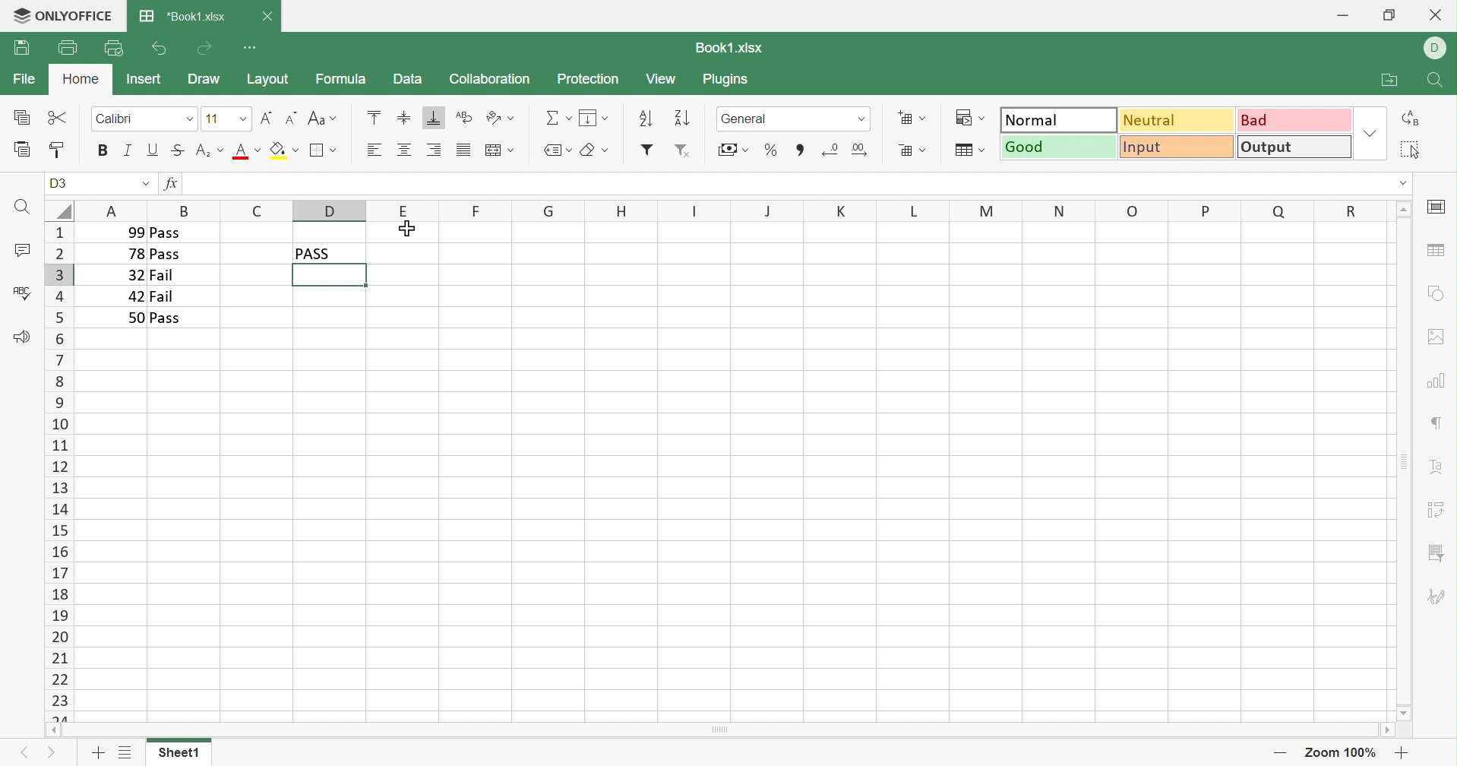  What do you see at coordinates (68, 47) in the screenshot?
I see `Print file` at bounding box center [68, 47].